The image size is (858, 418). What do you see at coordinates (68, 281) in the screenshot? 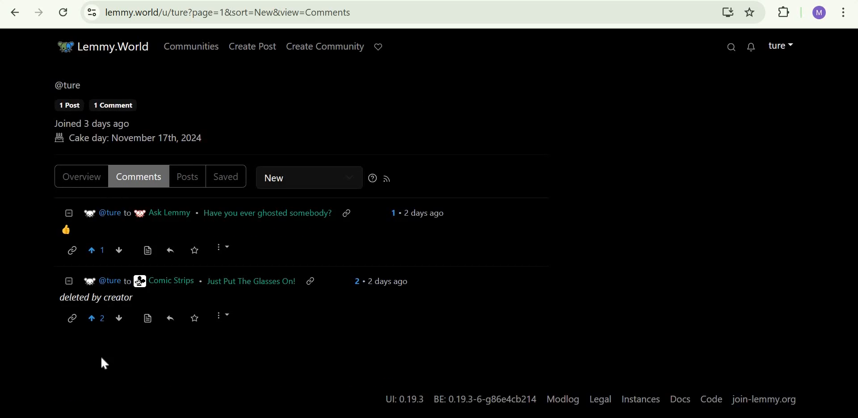
I see `collapse` at bounding box center [68, 281].